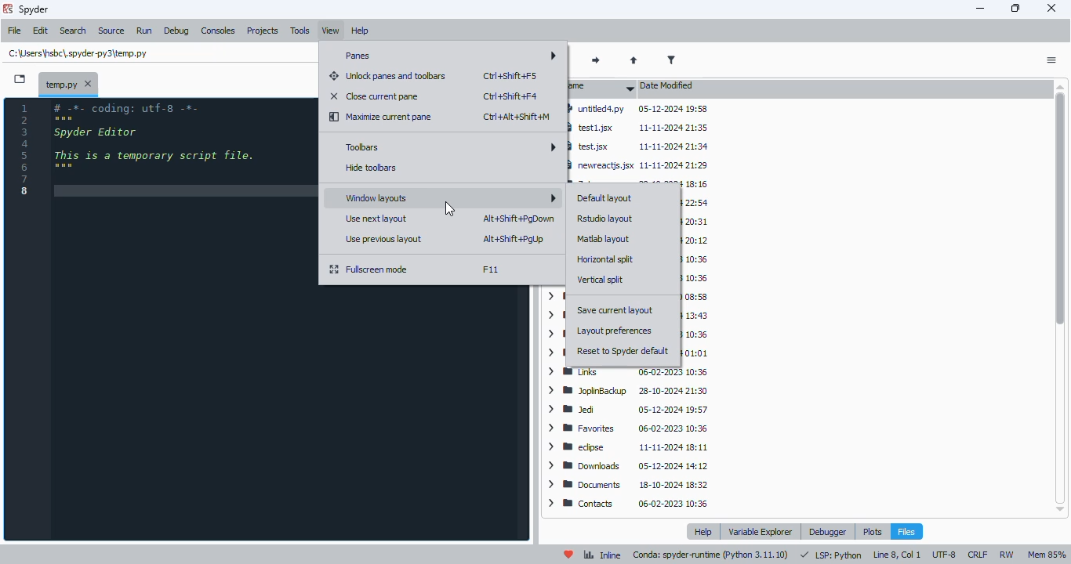  Describe the element at coordinates (873, 530) in the screenshot. I see `plots` at that location.